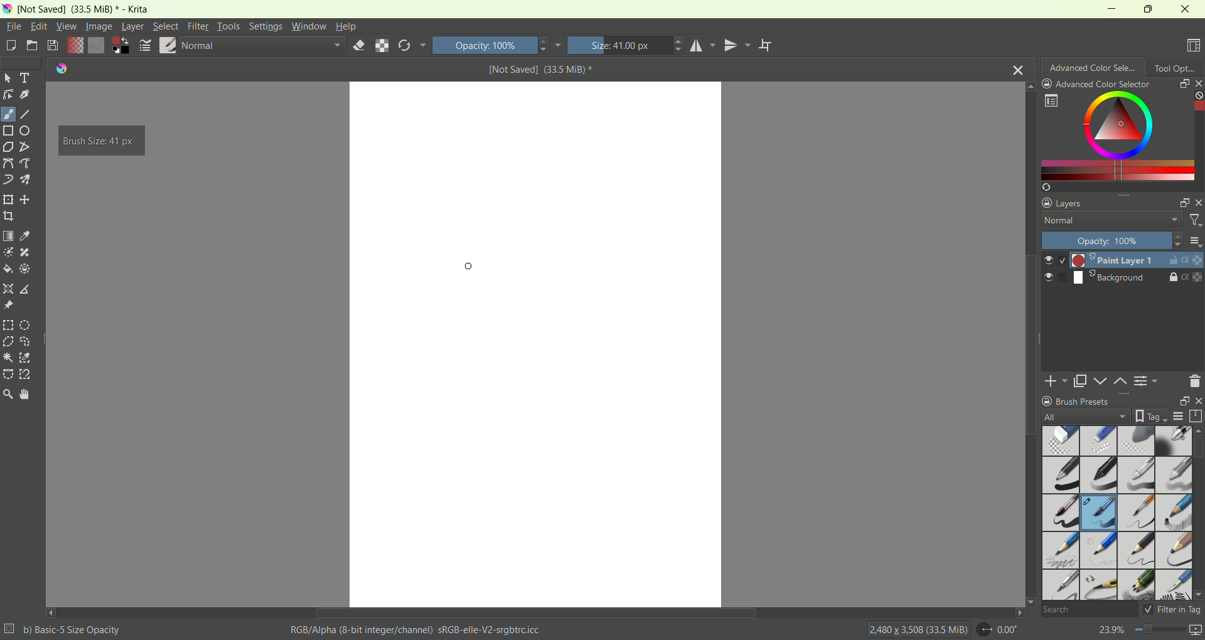  I want to click on Background, so click(1093, 278).